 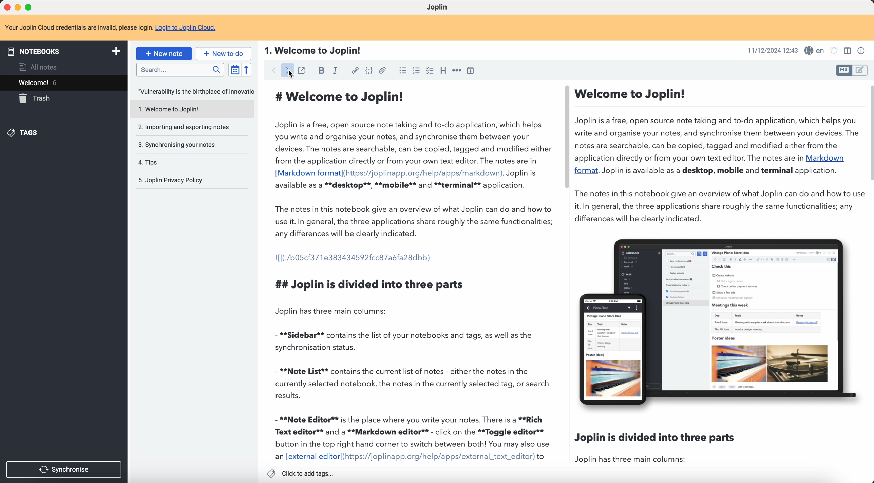 What do you see at coordinates (152, 161) in the screenshot?
I see `tips` at bounding box center [152, 161].